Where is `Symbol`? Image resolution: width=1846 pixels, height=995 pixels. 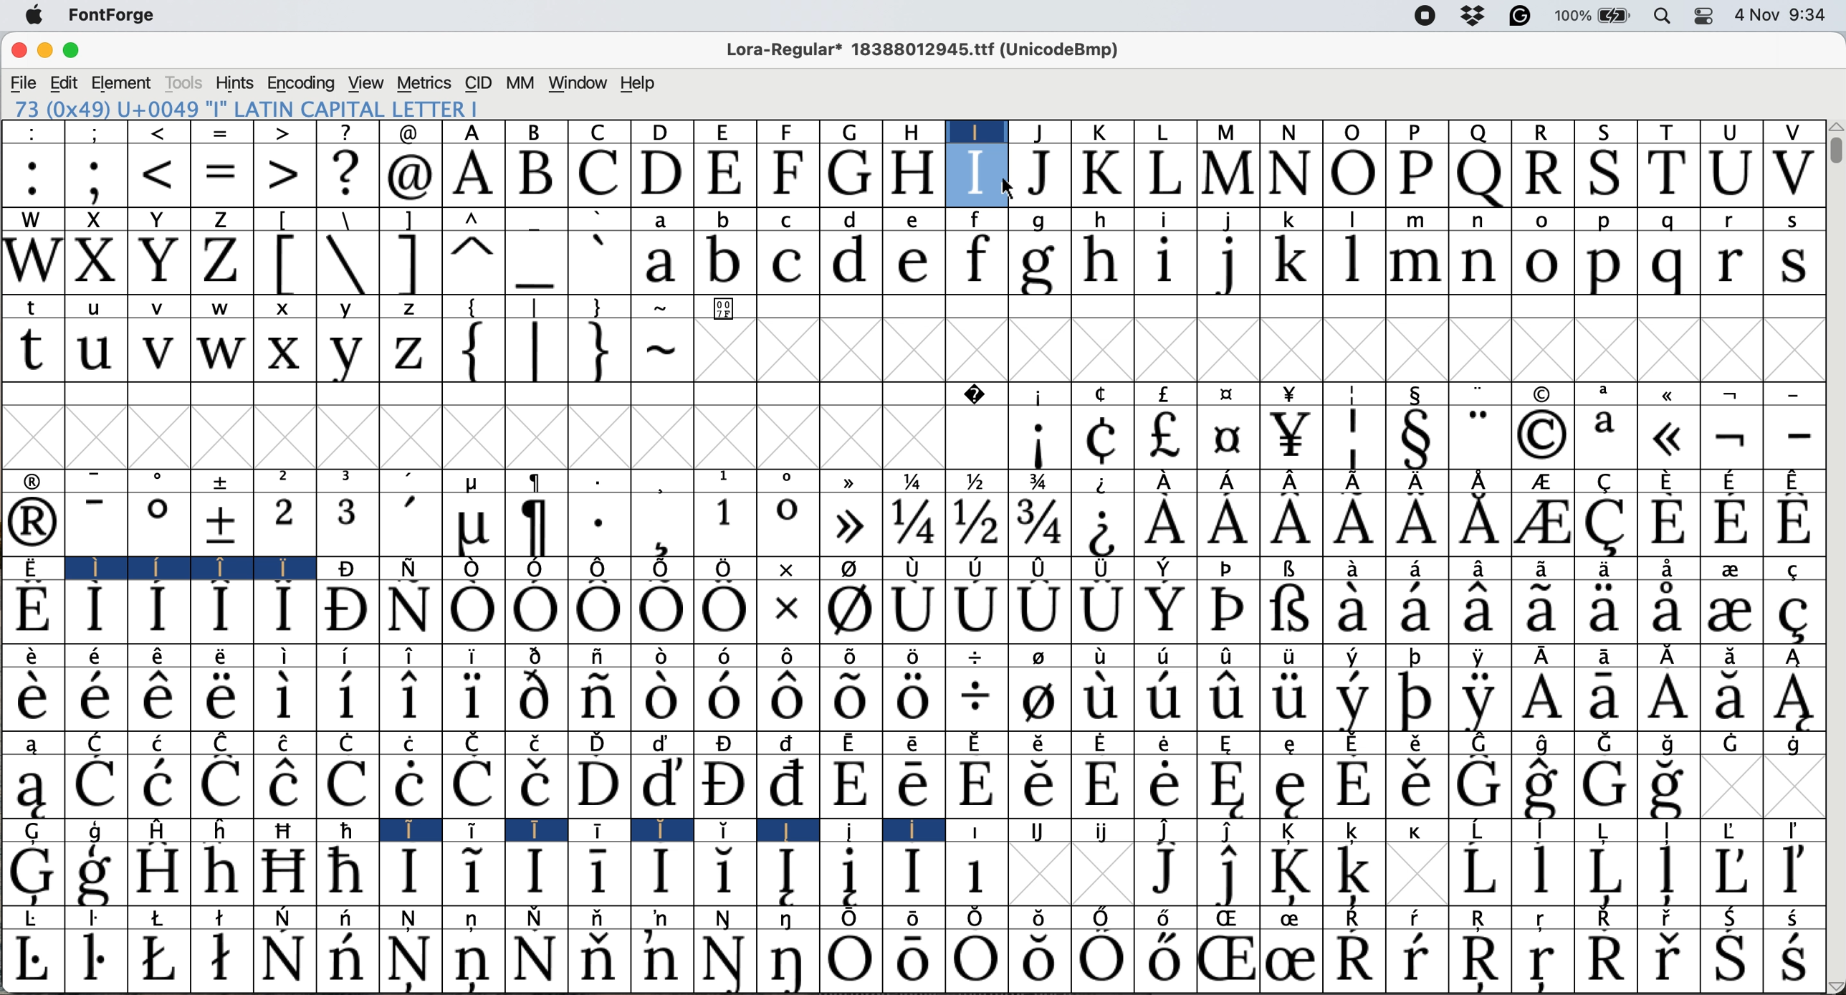 Symbol is located at coordinates (1732, 523).